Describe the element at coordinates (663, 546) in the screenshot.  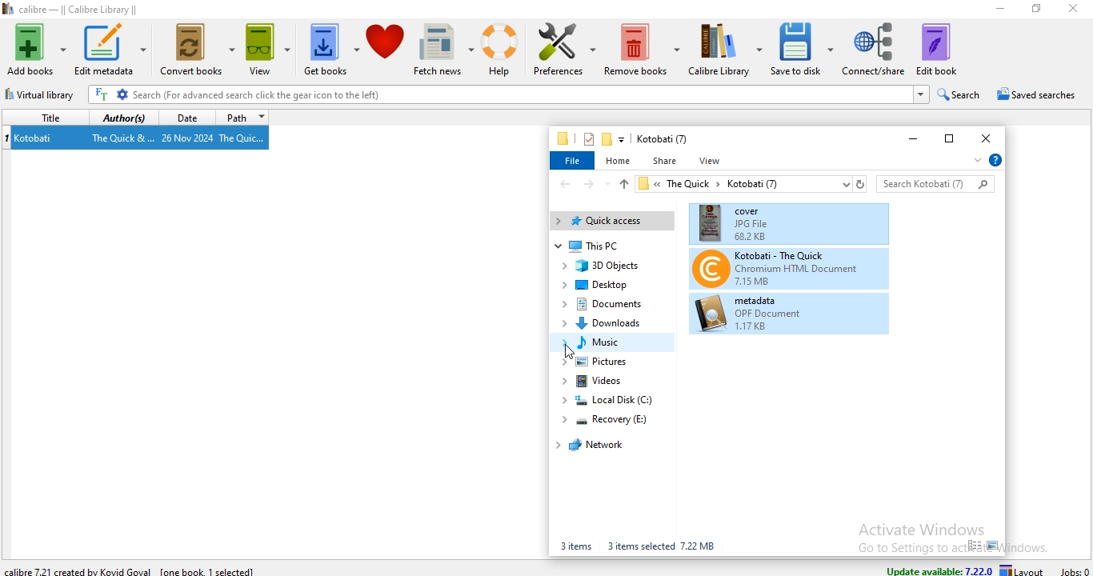
I see `3 items selected 7.22 MB` at that location.